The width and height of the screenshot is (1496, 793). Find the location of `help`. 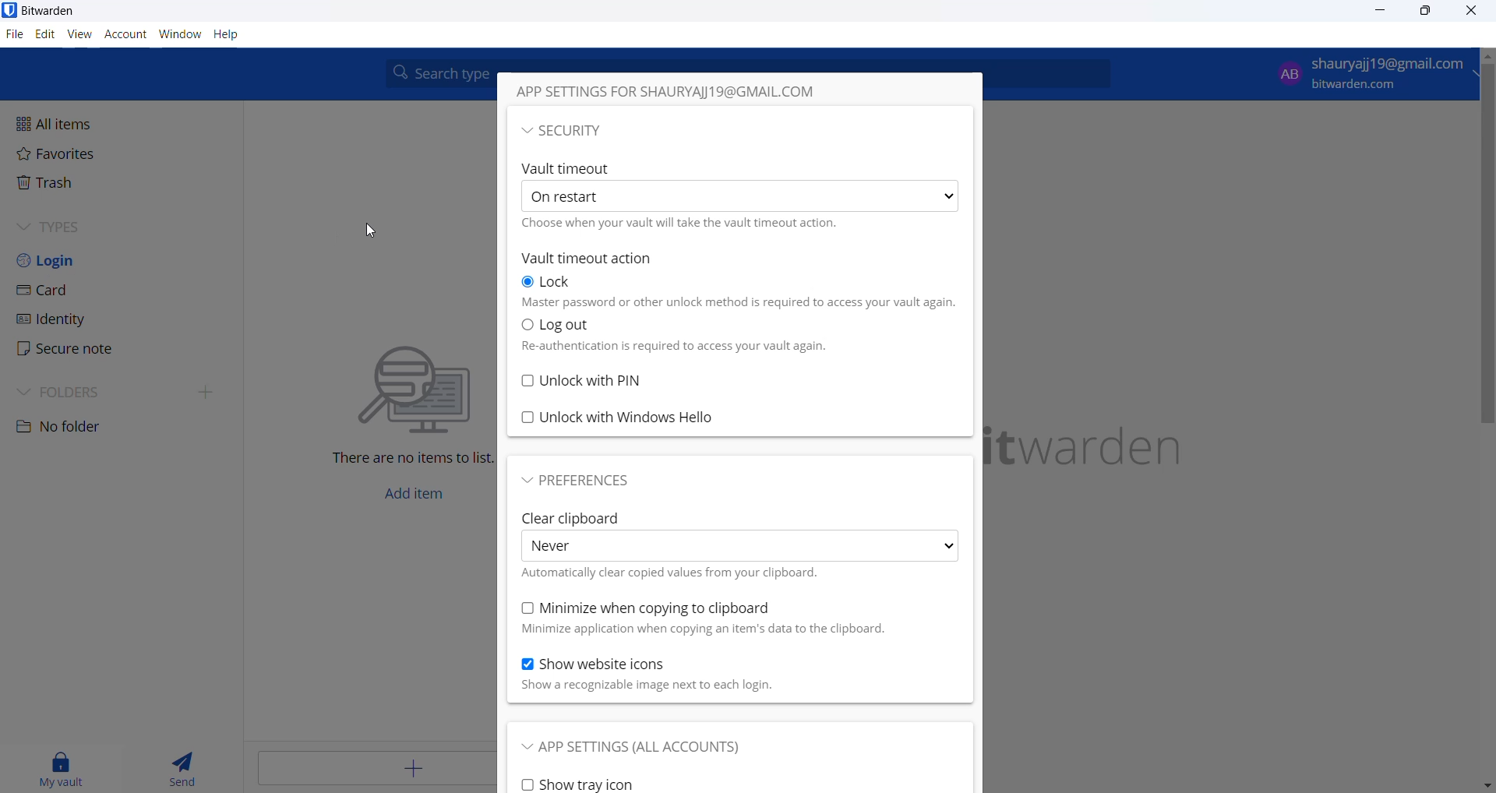

help is located at coordinates (232, 36).